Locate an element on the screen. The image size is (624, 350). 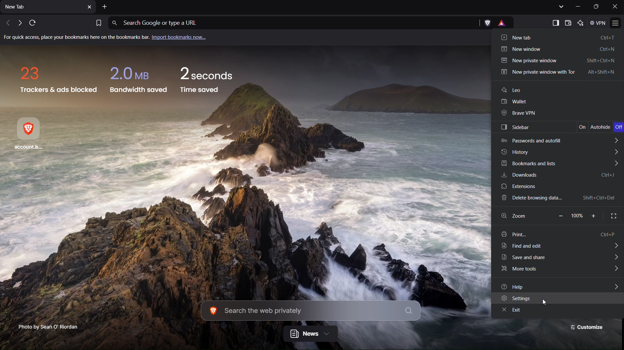
Wallet is located at coordinates (558, 103).